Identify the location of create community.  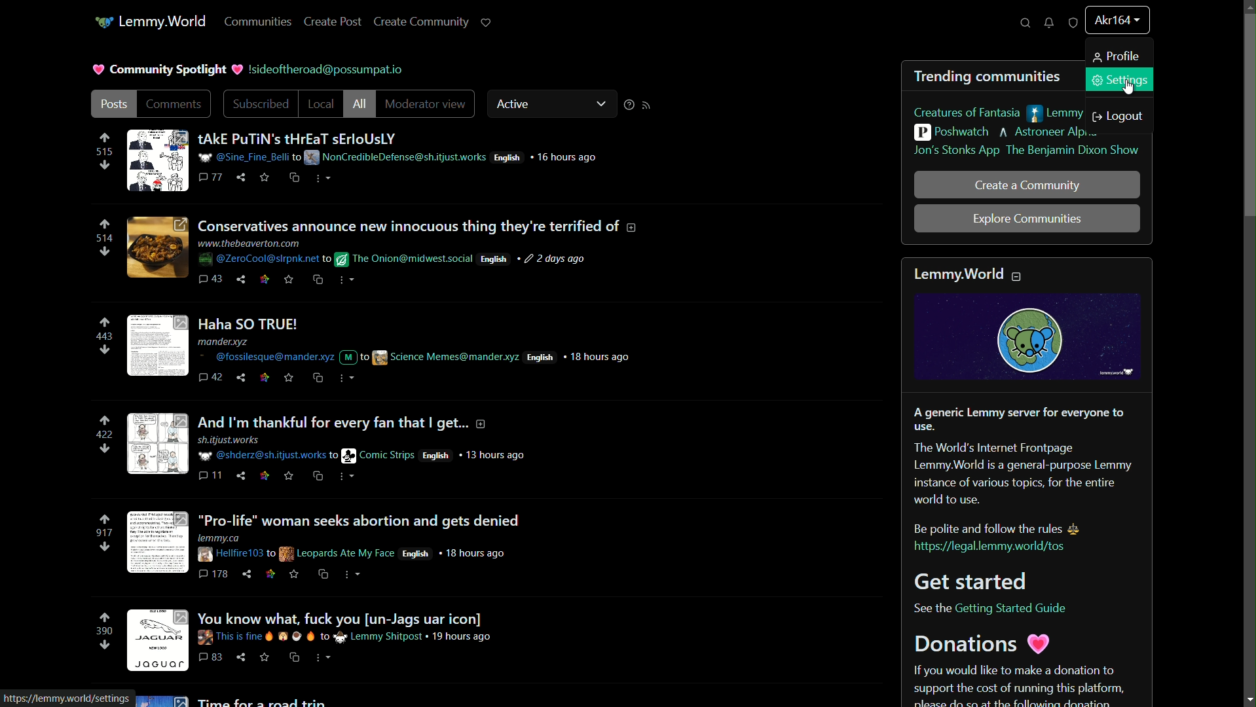
(420, 23).